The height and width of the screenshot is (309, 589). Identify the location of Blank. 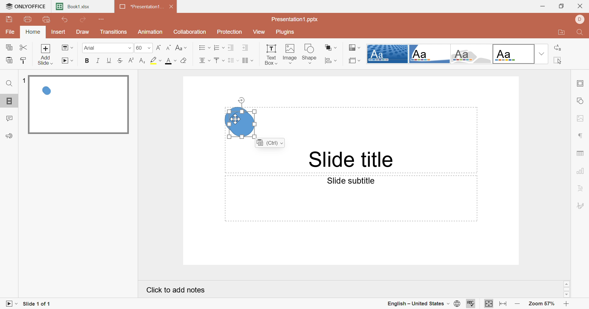
(513, 54).